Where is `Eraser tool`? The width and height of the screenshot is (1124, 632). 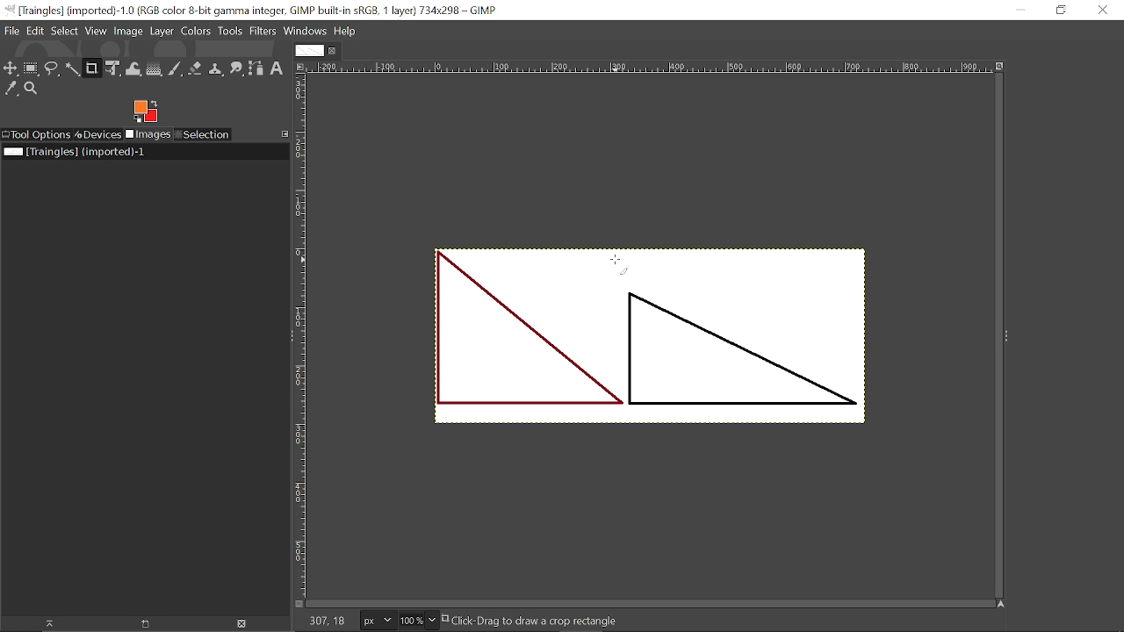
Eraser tool is located at coordinates (195, 68).